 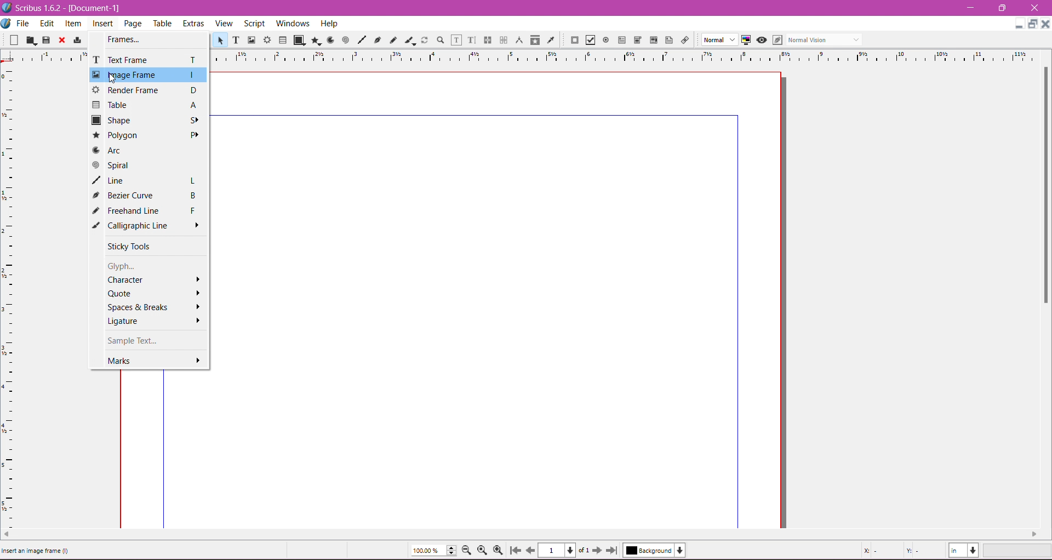 I want to click on Cursor Coordinate - Y , so click(x=921, y=550).